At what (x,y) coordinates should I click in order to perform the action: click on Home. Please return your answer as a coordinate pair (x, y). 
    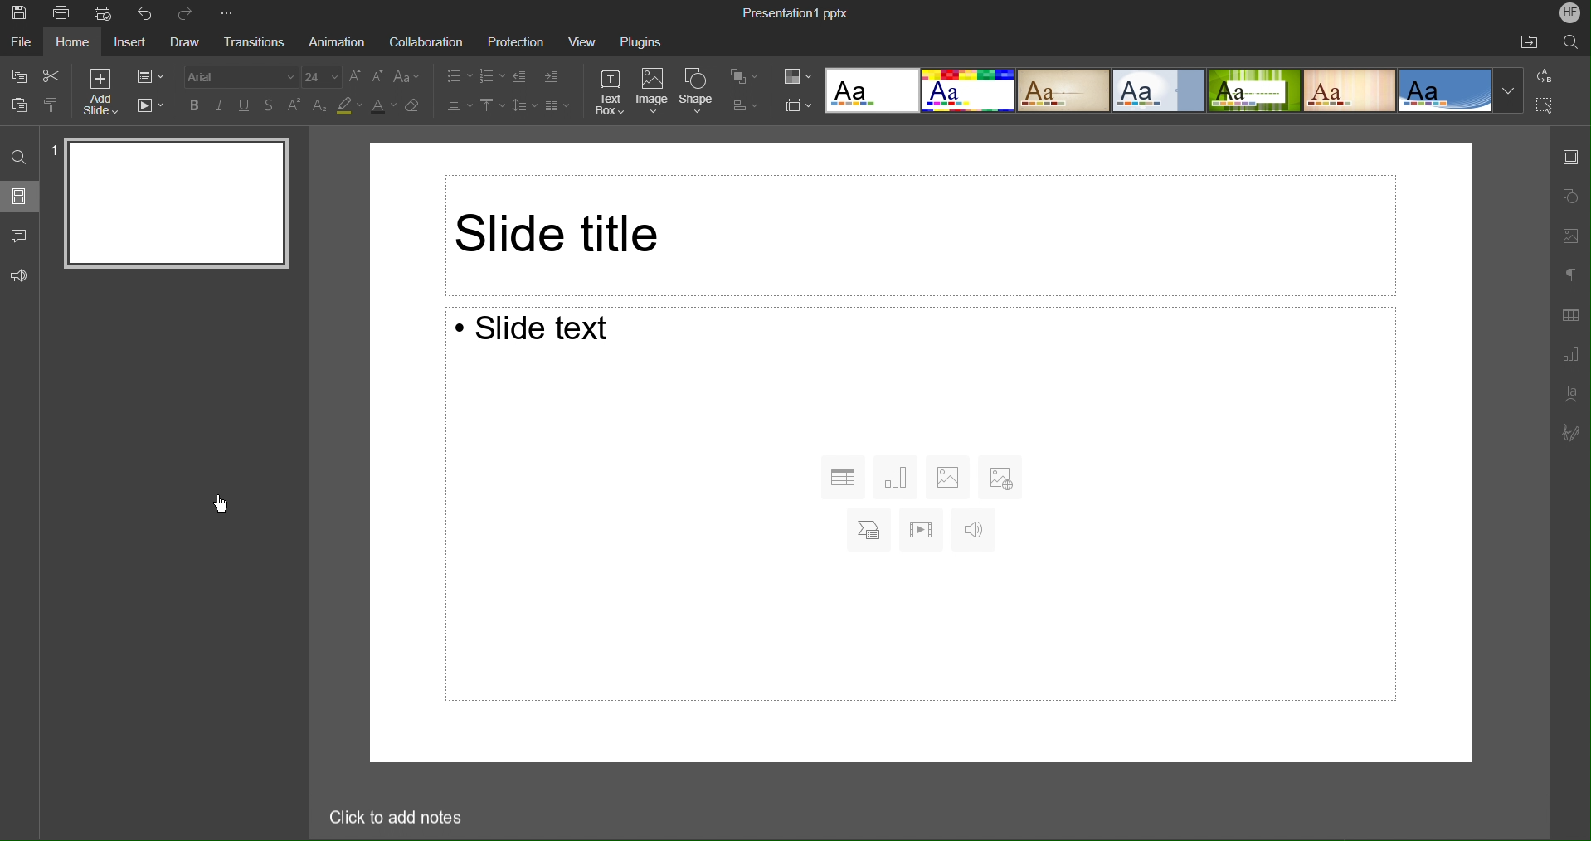
    Looking at the image, I should click on (75, 42).